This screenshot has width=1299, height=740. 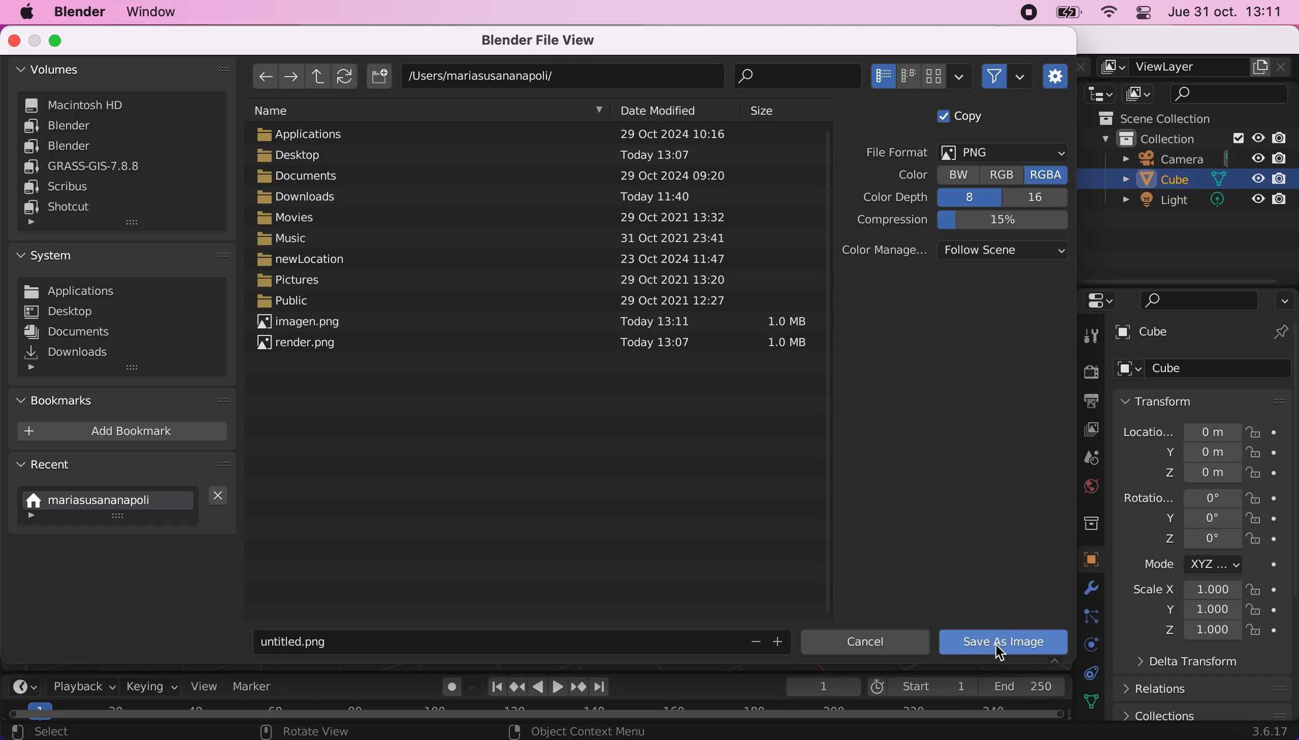 What do you see at coordinates (950, 115) in the screenshot?
I see `copy` at bounding box center [950, 115].